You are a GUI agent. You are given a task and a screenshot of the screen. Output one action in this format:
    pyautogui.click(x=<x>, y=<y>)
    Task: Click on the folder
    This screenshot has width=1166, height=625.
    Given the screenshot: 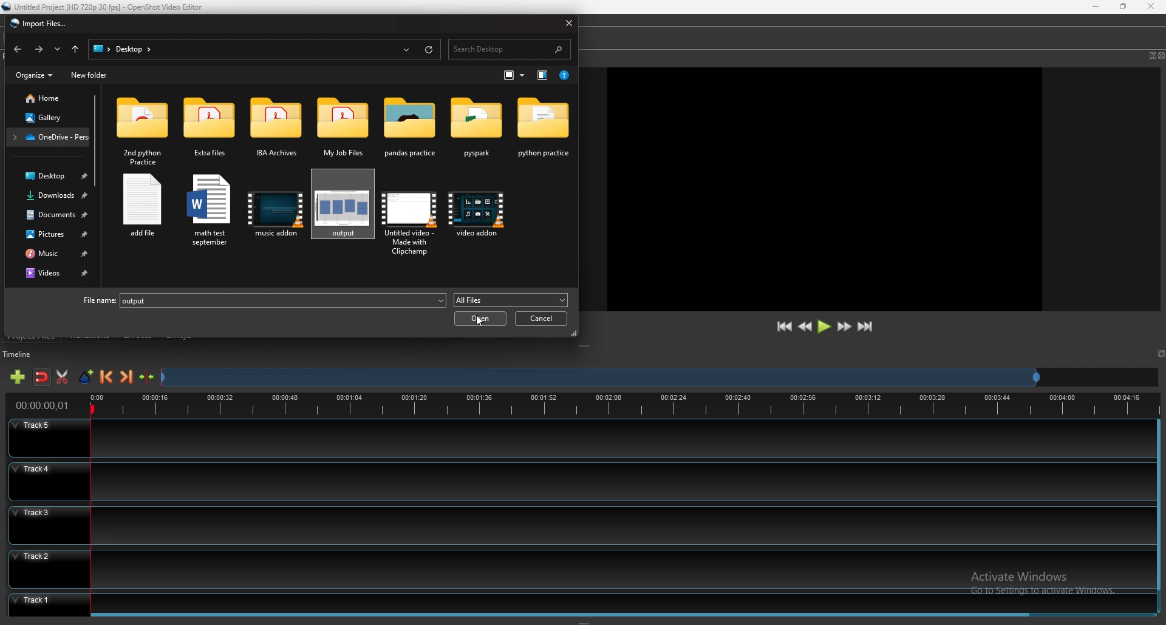 What is the action you would take?
    pyautogui.click(x=477, y=130)
    